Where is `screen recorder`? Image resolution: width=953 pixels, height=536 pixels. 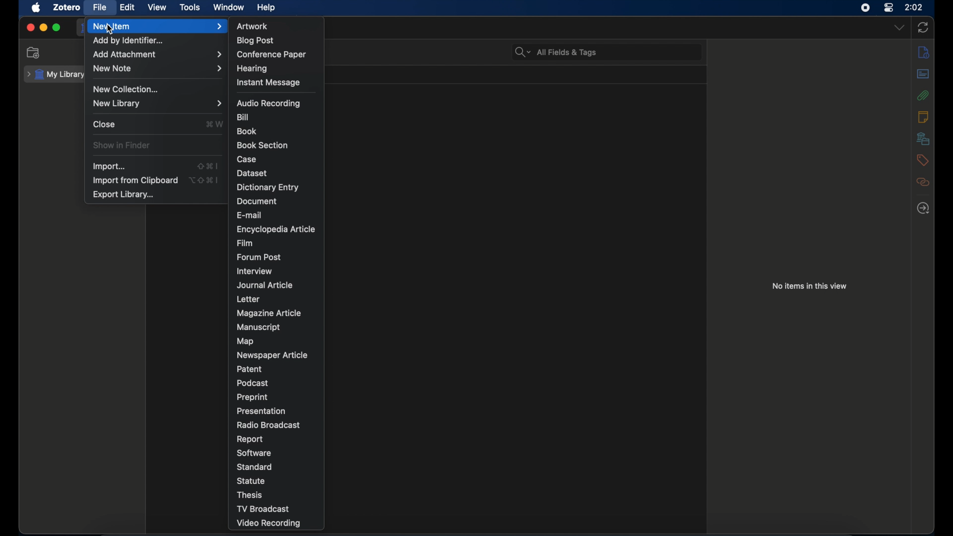
screen recorder is located at coordinates (865, 7).